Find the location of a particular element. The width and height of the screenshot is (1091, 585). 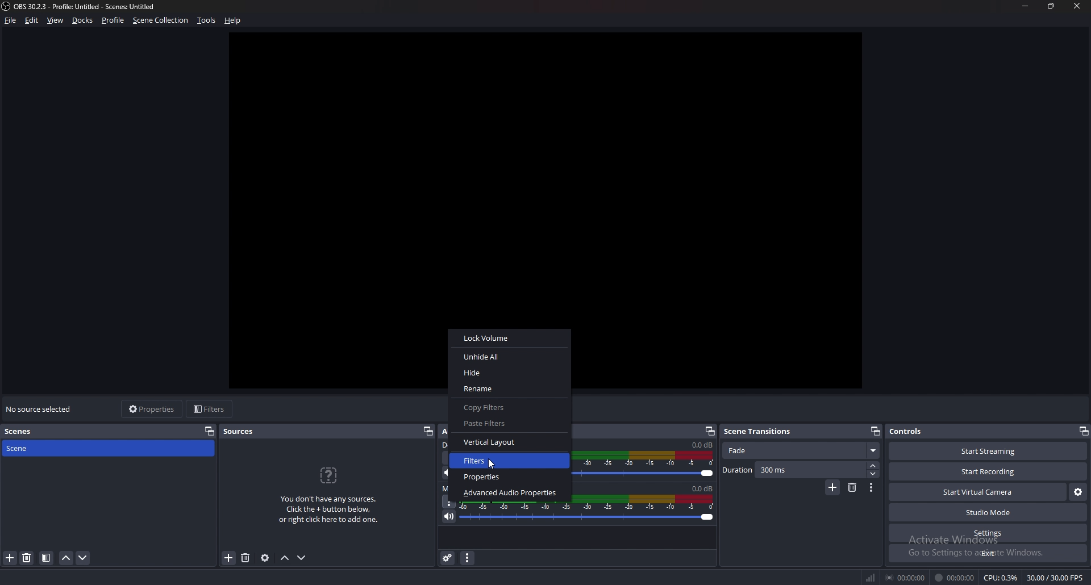

decrease duration is located at coordinates (875, 474).